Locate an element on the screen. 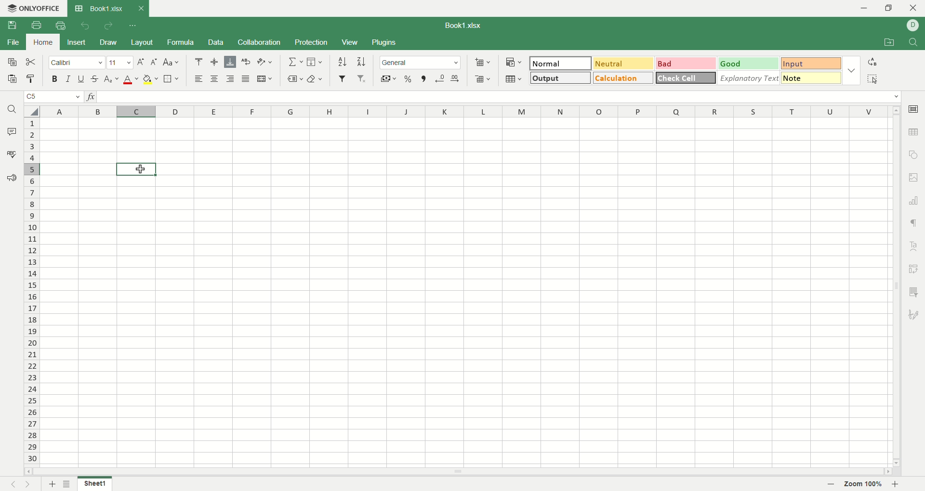 The height and width of the screenshot is (491, 925). align top is located at coordinates (198, 62).